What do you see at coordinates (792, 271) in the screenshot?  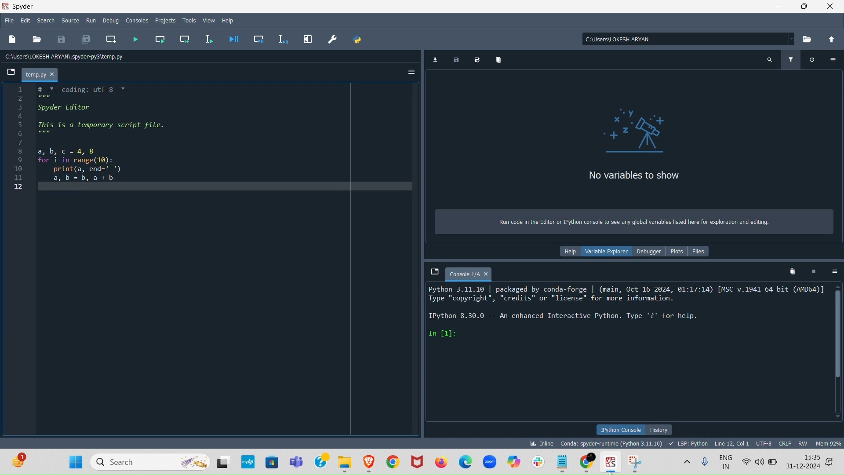 I see `Remove all variables from namespace` at bounding box center [792, 271].